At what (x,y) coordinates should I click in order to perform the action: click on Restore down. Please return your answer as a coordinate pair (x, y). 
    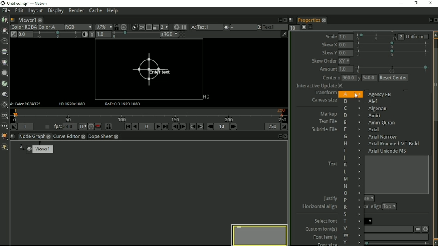
    Looking at the image, I should click on (416, 4).